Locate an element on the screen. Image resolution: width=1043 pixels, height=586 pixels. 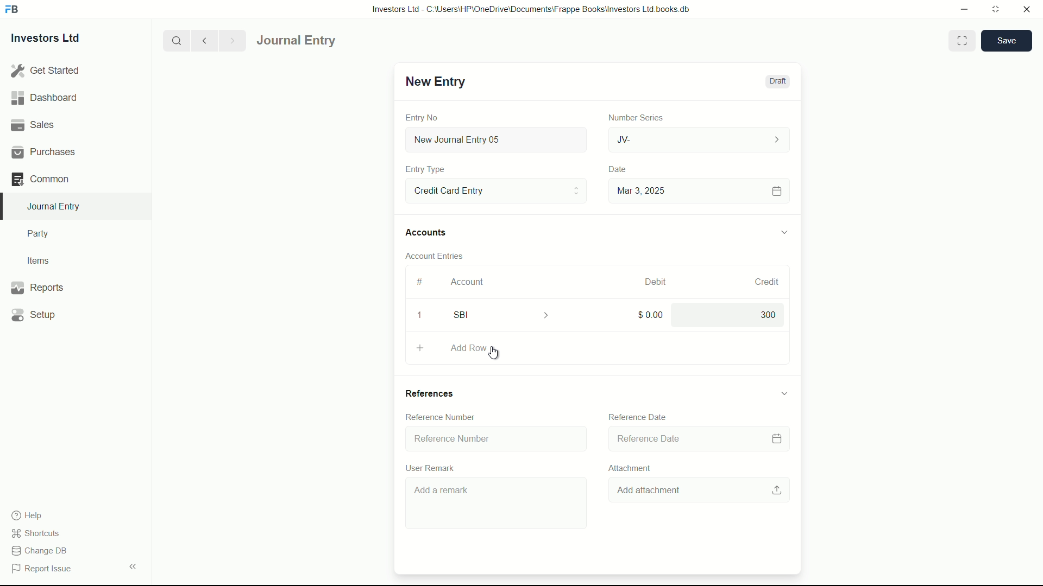
Toggle between form and full width is located at coordinates (963, 41).